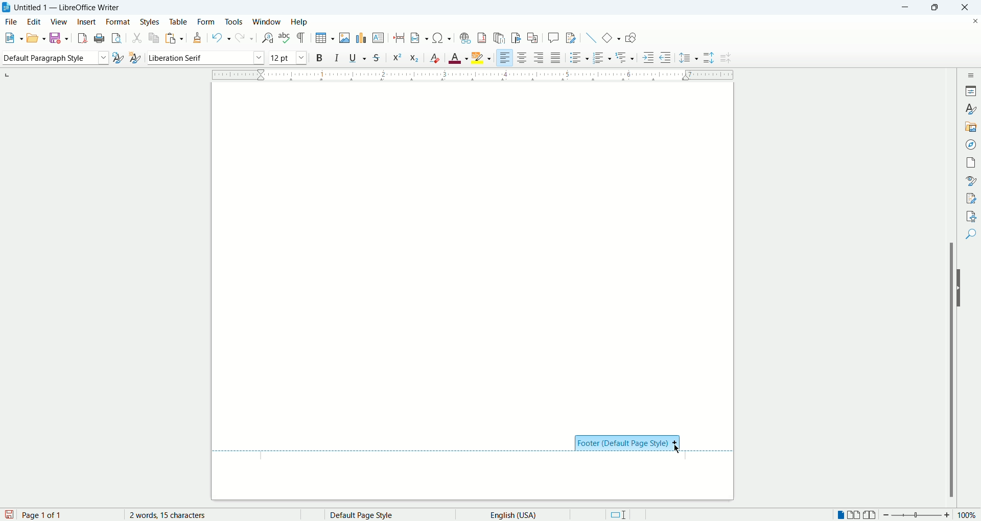 The height and width of the screenshot is (521, 981). I want to click on decrease indent, so click(665, 57).